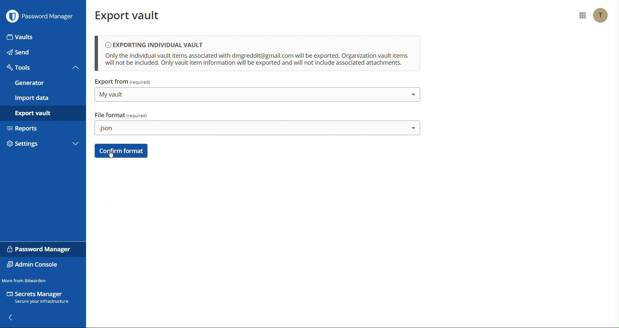 This screenshot has height=328, width=619. I want to click on Send, so click(41, 53).